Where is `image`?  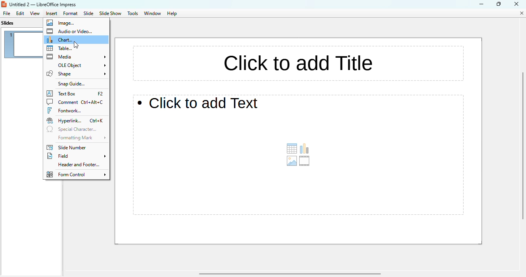 image is located at coordinates (60, 23).